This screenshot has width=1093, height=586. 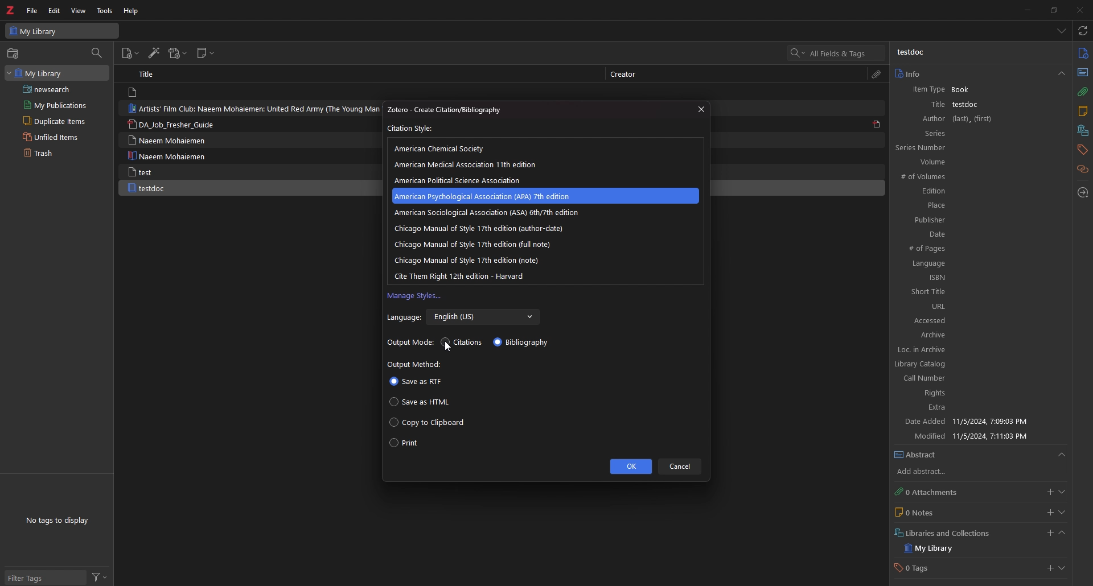 I want to click on logo, so click(x=11, y=10).